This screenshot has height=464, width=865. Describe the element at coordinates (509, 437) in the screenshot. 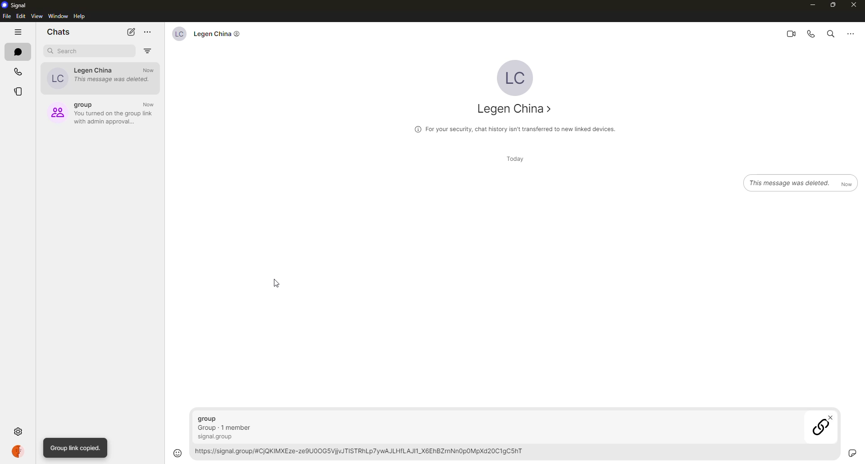

I see `link copied` at that location.